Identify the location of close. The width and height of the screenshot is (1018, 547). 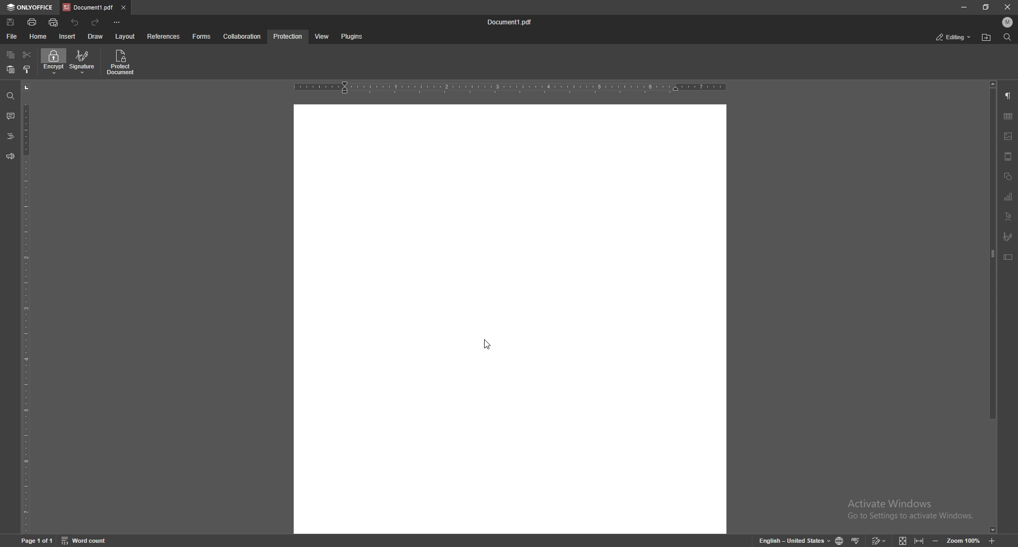
(1007, 8).